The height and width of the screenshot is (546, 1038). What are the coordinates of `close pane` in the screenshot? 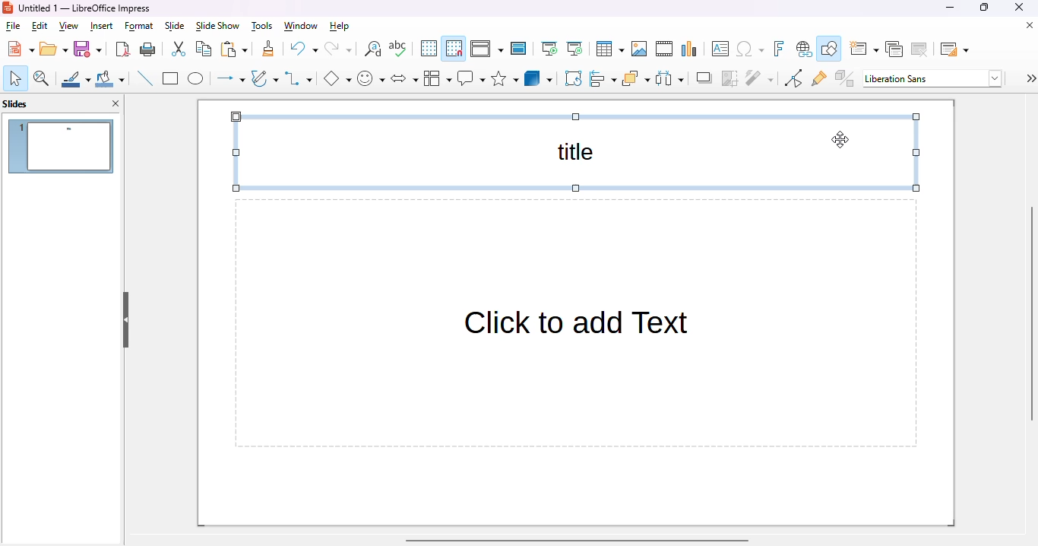 It's located at (116, 103).